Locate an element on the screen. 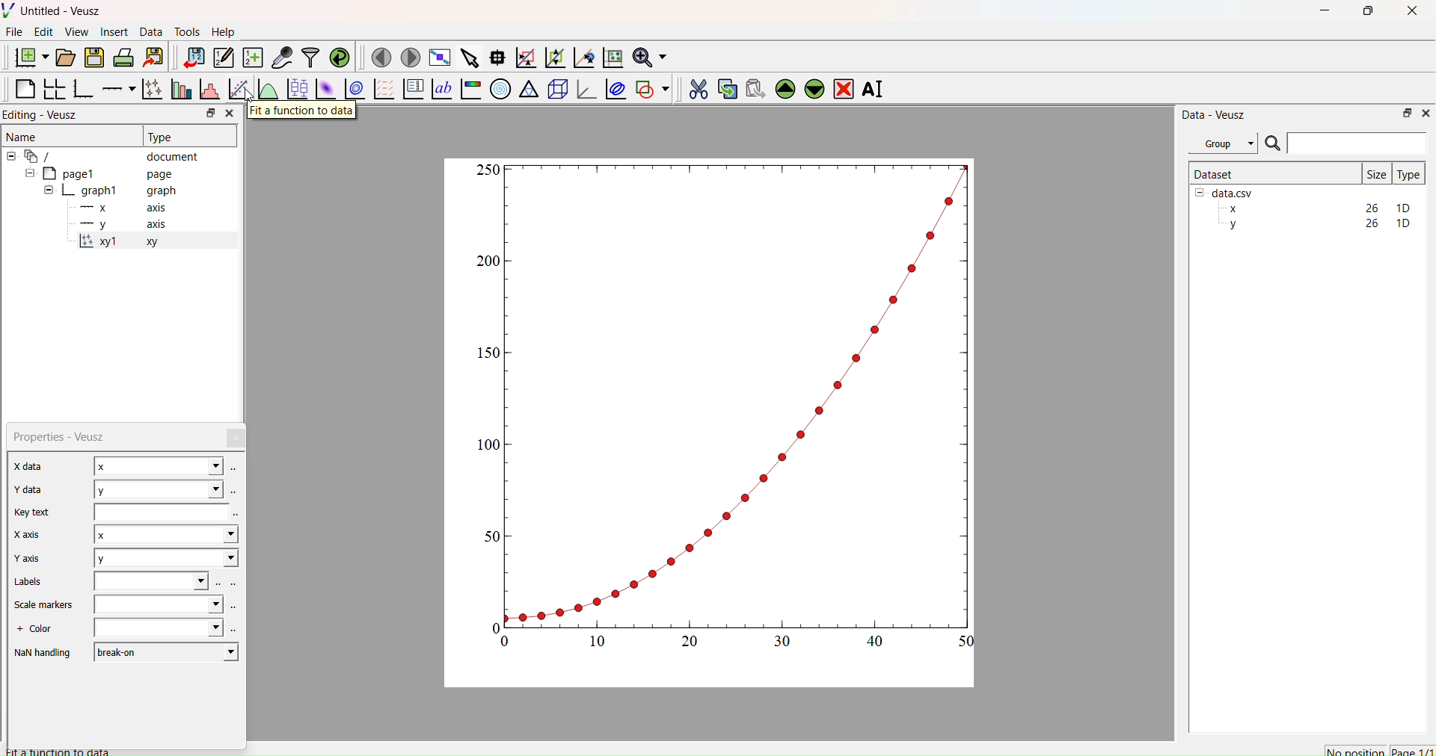 This screenshot has height=756, width=1436. Dataset is located at coordinates (1215, 173).